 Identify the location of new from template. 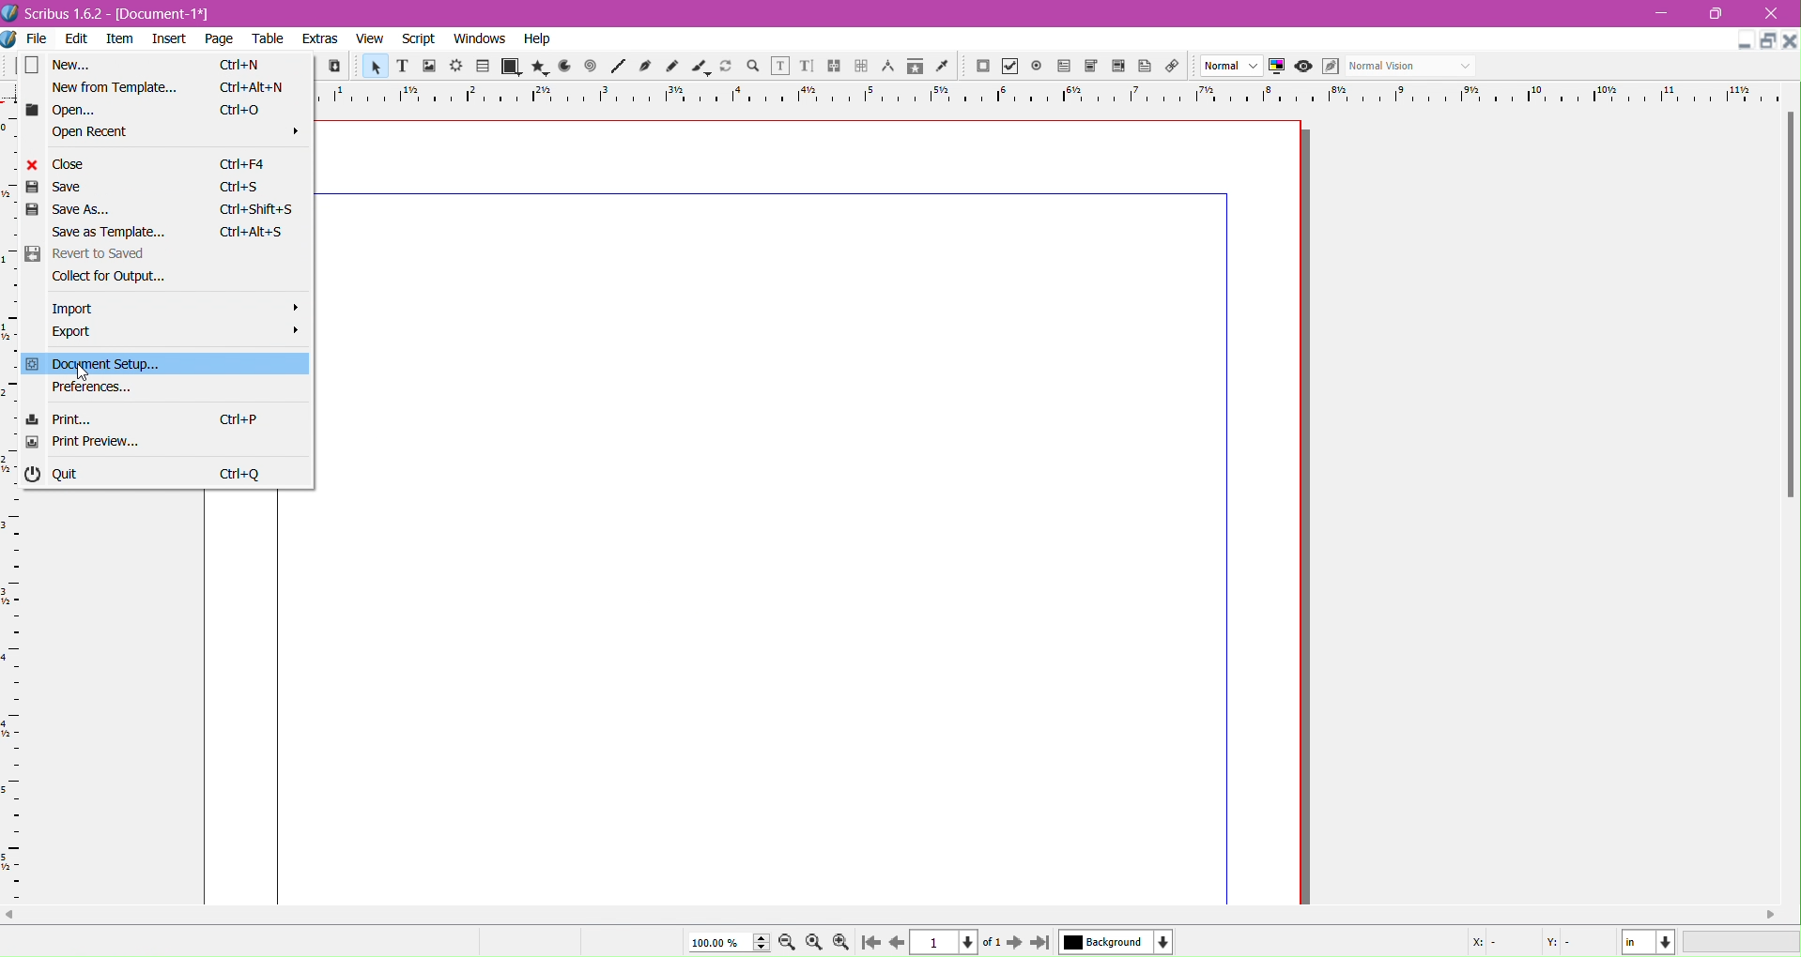
(116, 88).